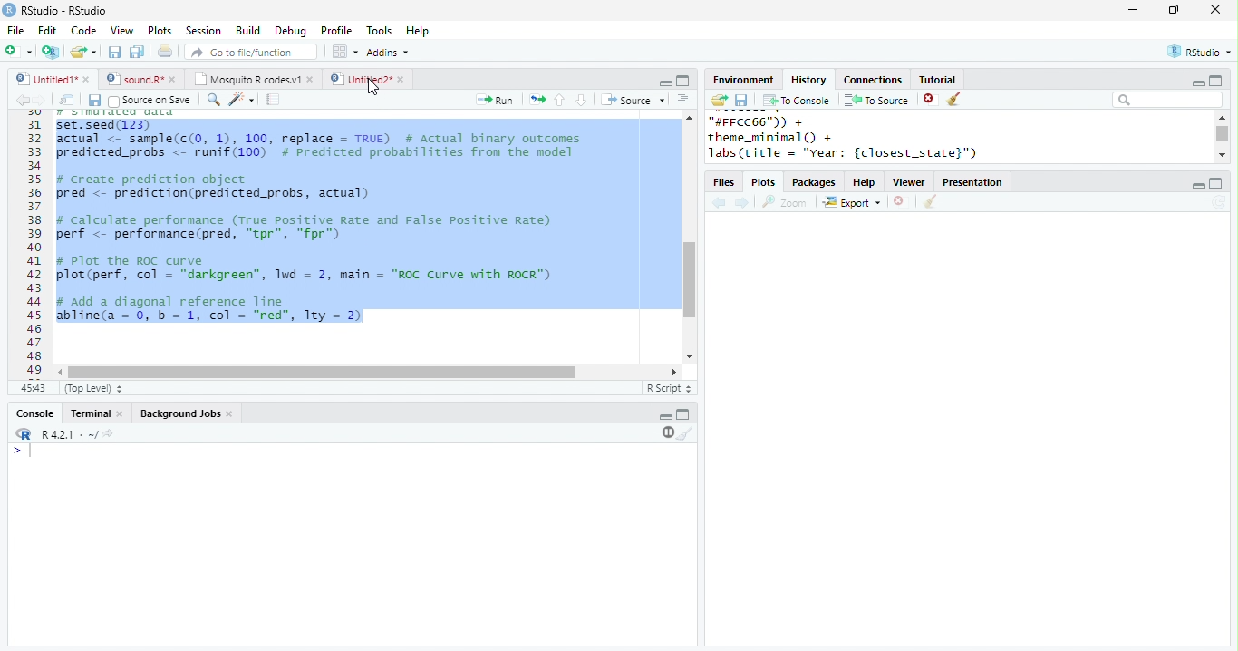 The image size is (1238, 651). Describe the element at coordinates (1214, 80) in the screenshot. I see `maximize` at that location.